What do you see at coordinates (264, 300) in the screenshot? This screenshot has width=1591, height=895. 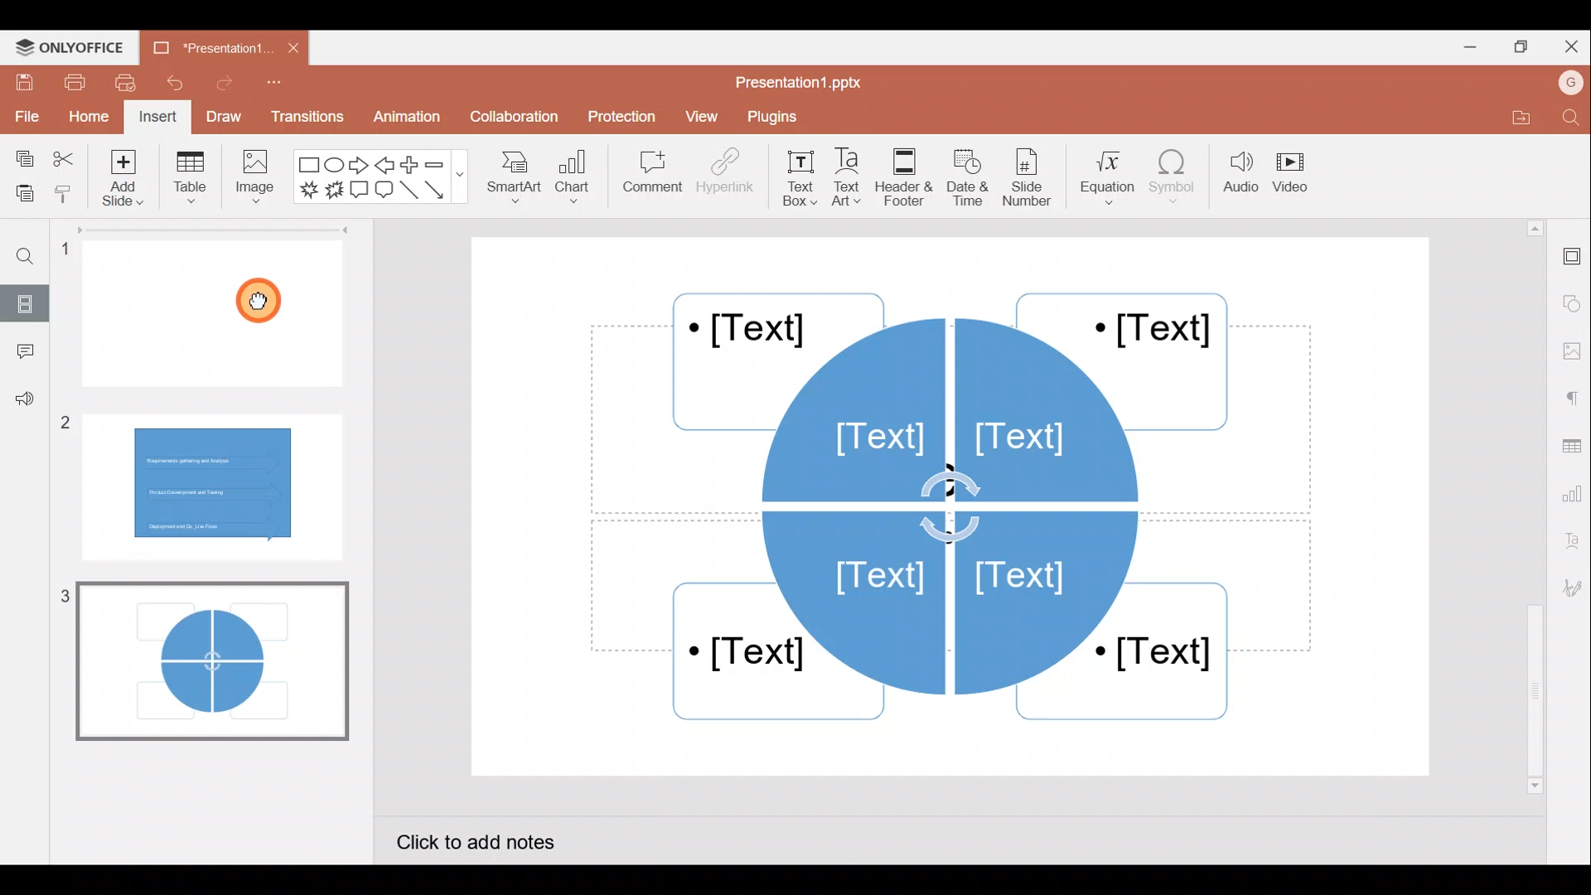 I see `Cursor on slide 1` at bounding box center [264, 300].